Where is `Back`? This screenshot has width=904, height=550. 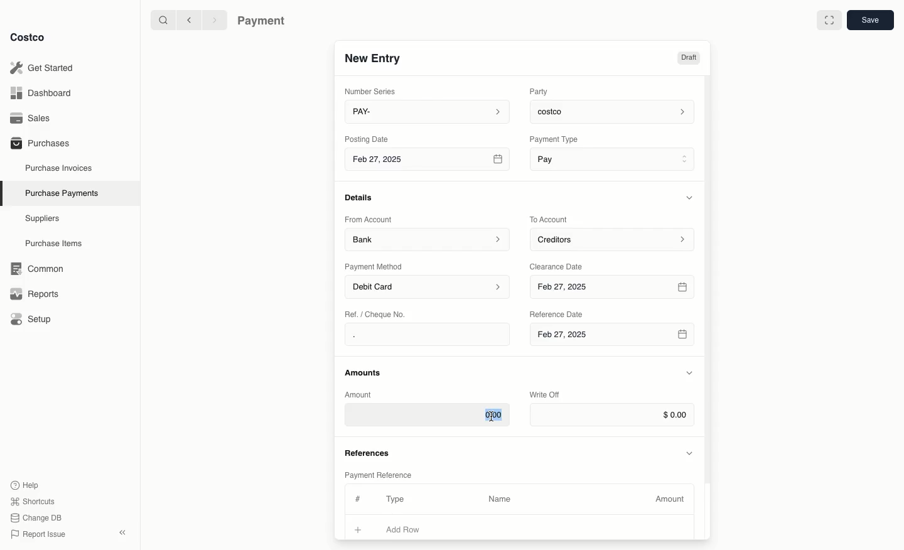 Back is located at coordinates (189, 19).